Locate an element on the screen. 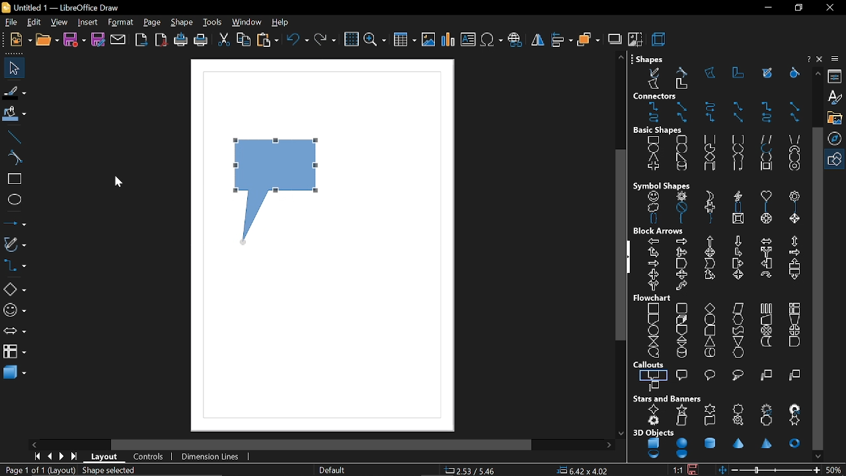  straight connector is located at coordinates (794, 106).